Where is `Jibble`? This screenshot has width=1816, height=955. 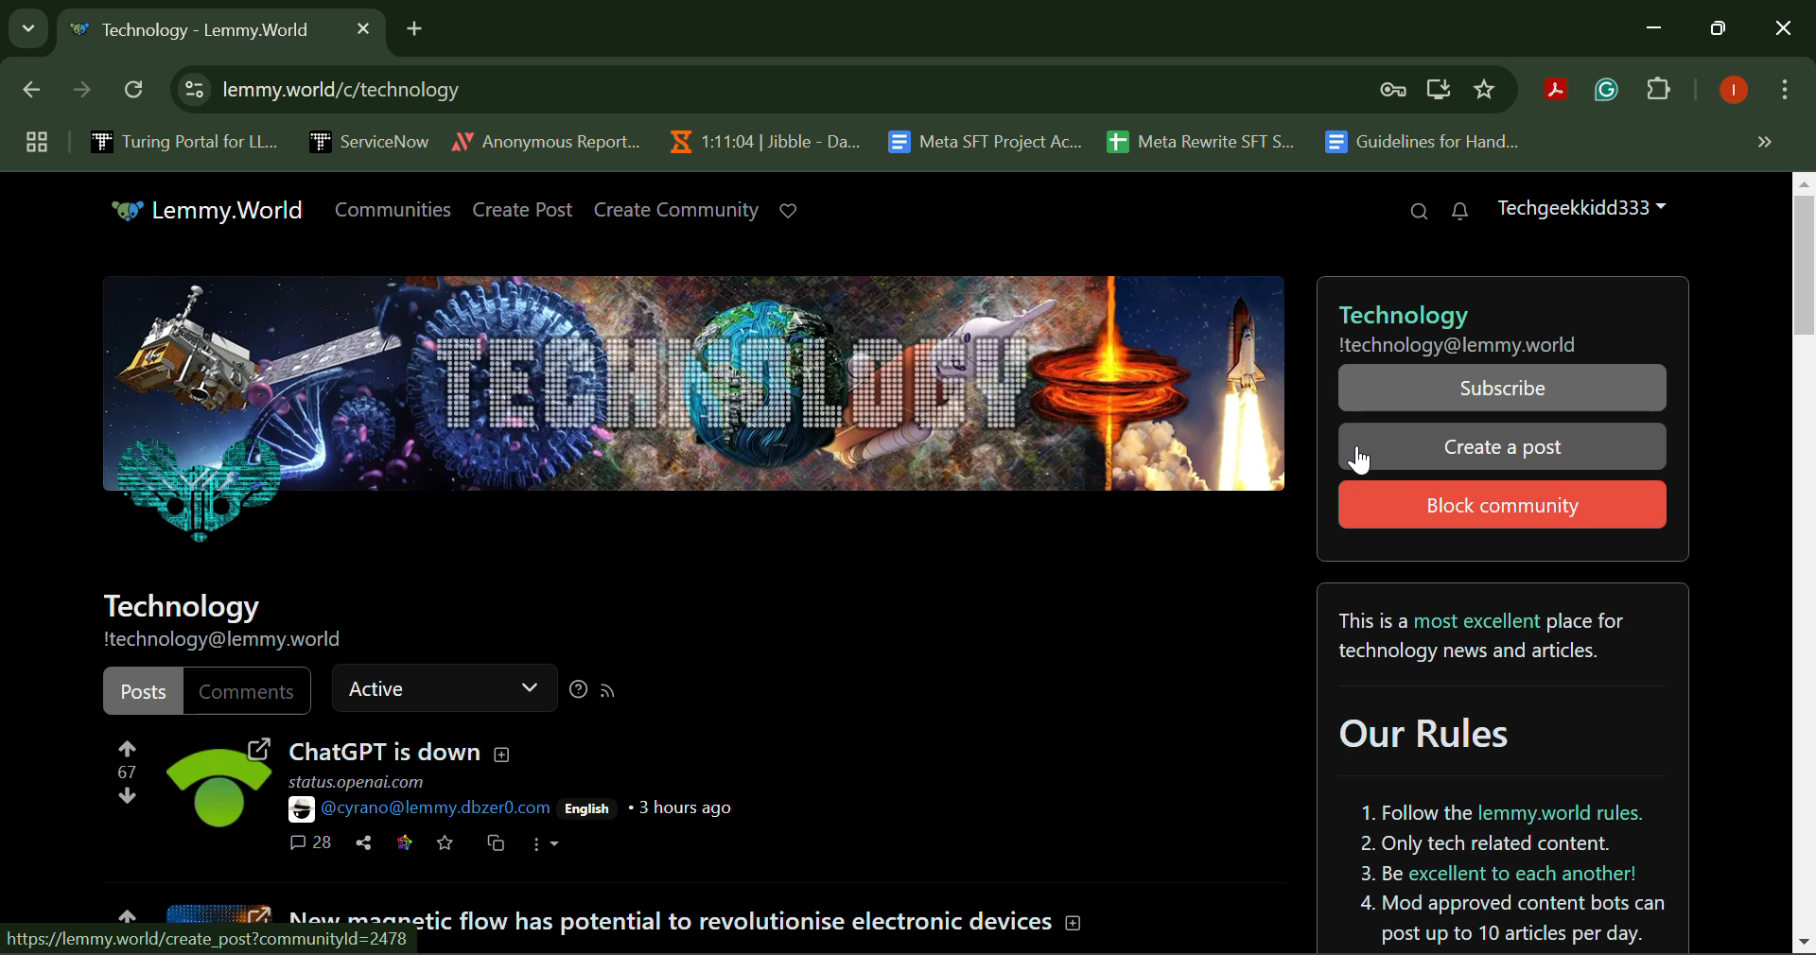
Jibble is located at coordinates (760, 137).